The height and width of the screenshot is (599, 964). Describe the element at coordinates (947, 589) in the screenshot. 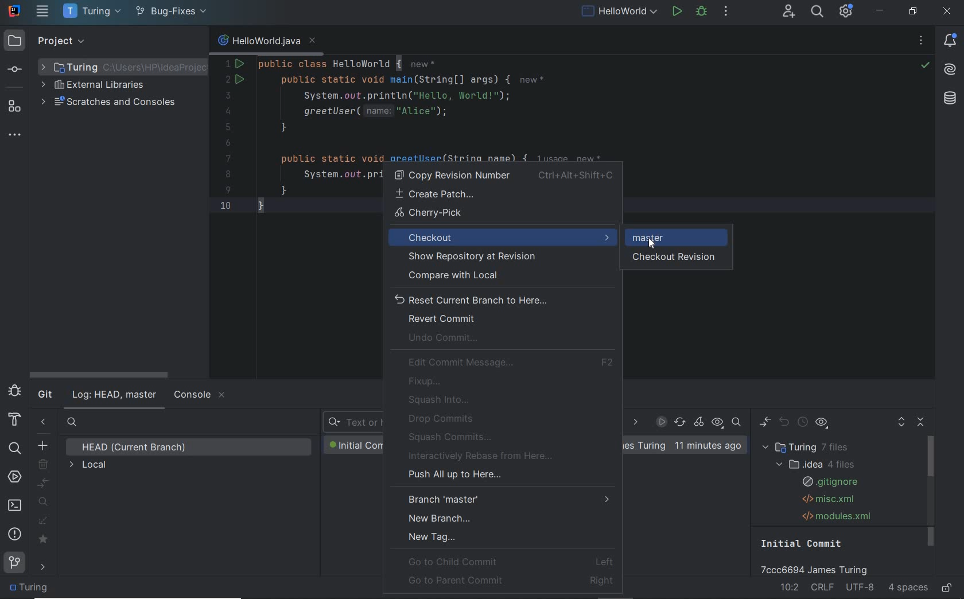

I see `make file ready only` at that location.